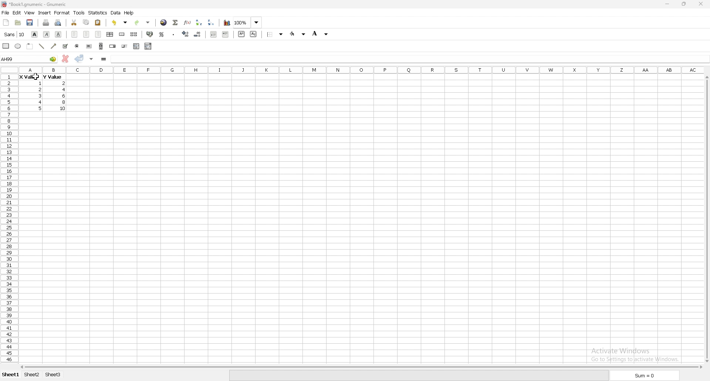 The width and height of the screenshot is (710, 381). I want to click on value, so click(64, 102).